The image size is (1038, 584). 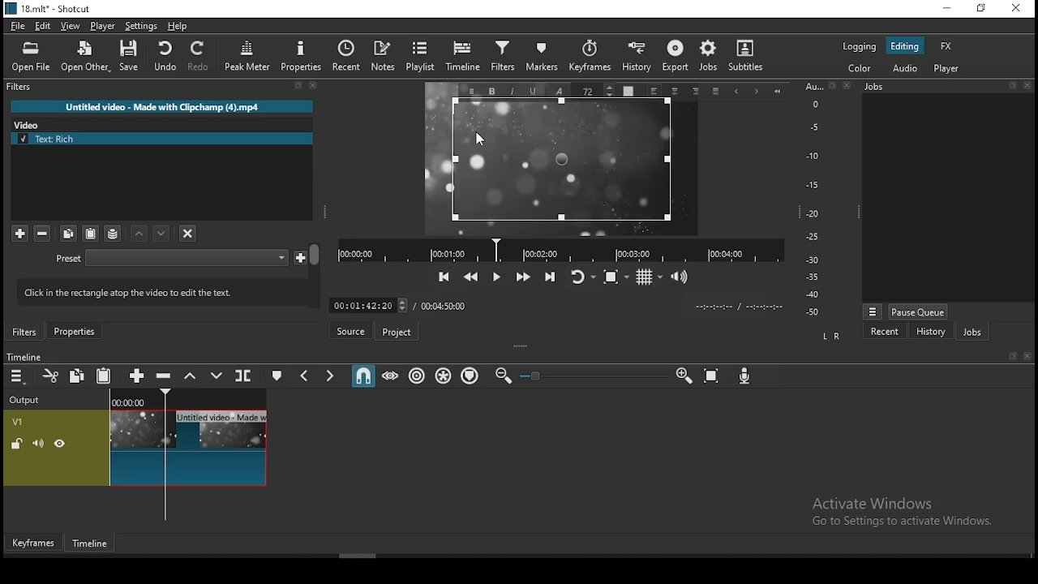 I want to click on properties, so click(x=74, y=331).